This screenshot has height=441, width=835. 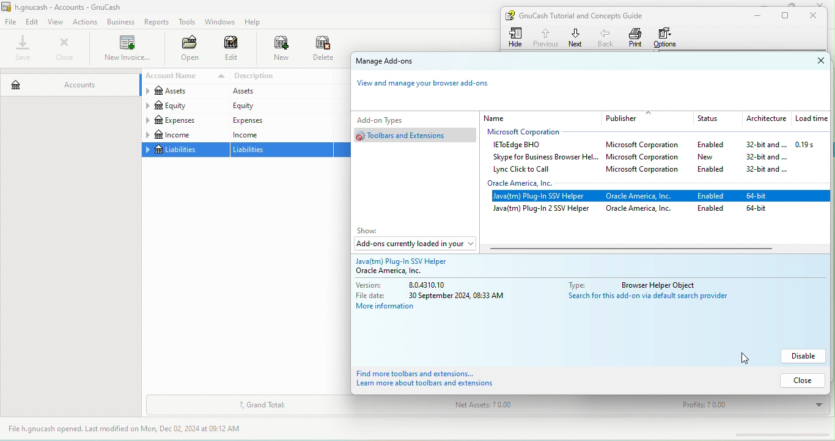 What do you see at coordinates (440, 379) in the screenshot?
I see `find more toolbars and extensions learn more about toolbars and extensions` at bounding box center [440, 379].